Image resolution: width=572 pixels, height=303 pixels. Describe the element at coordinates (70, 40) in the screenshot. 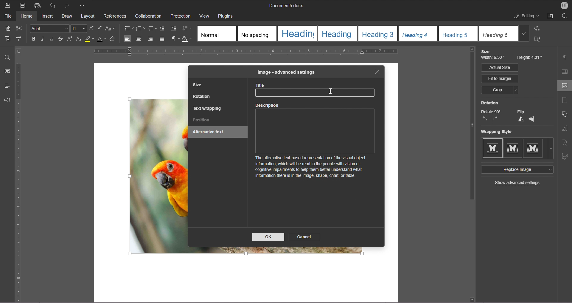

I see `Superscript` at that location.